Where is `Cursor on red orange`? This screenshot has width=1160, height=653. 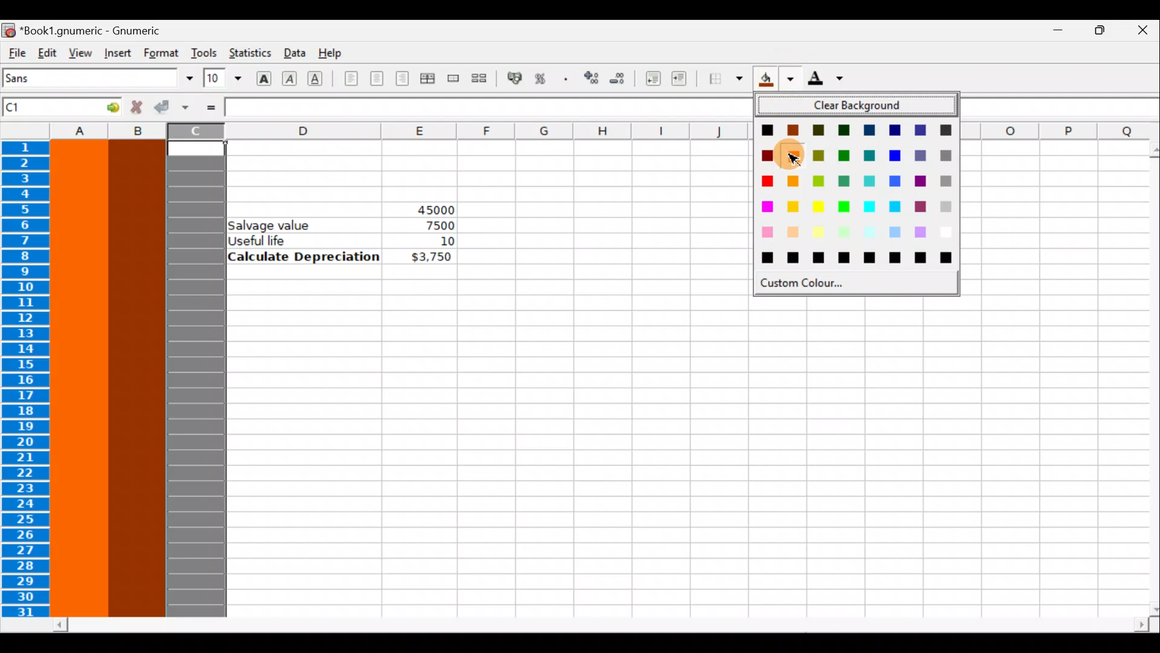
Cursor on red orange is located at coordinates (793, 155).